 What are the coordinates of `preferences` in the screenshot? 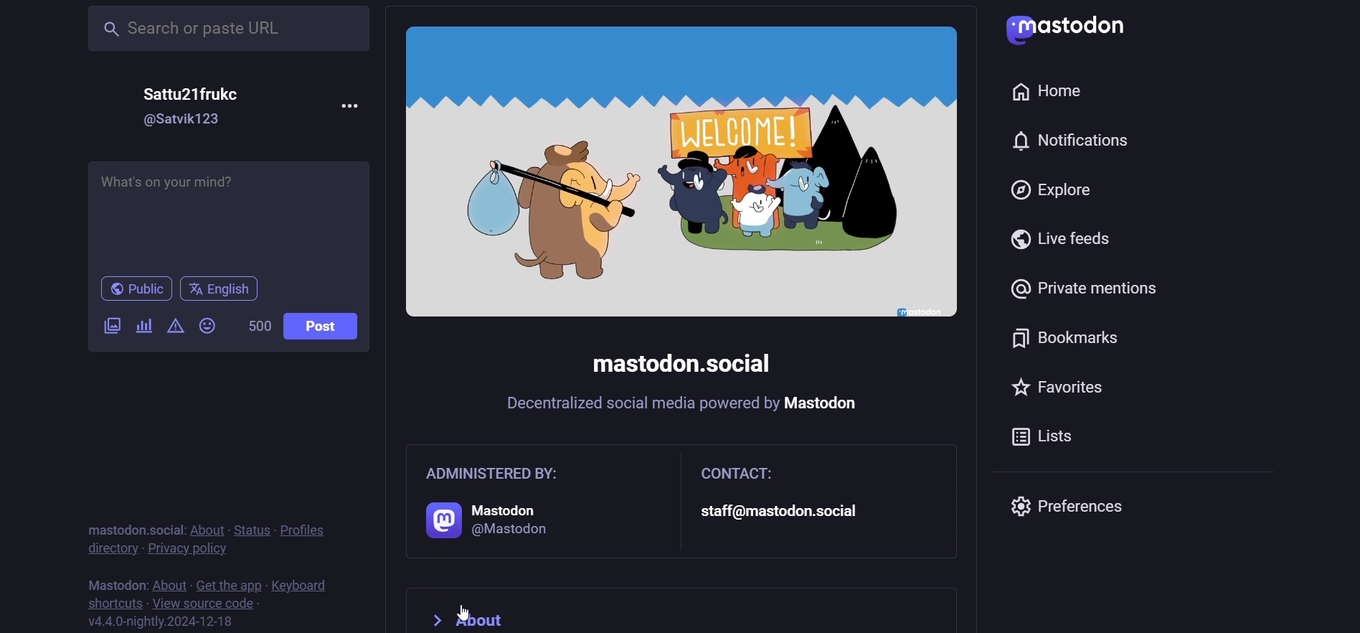 It's located at (1076, 506).